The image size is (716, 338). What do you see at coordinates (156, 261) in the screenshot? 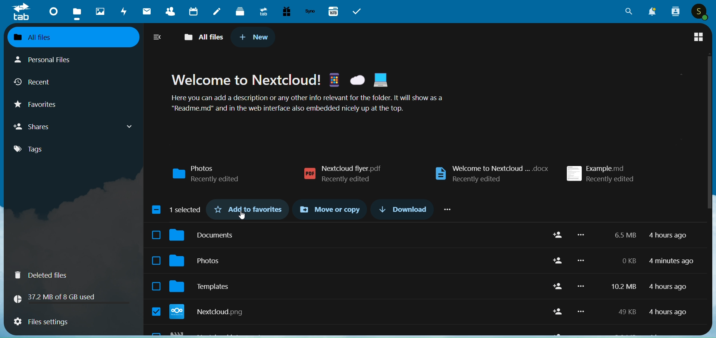
I see `Click to select` at bounding box center [156, 261].